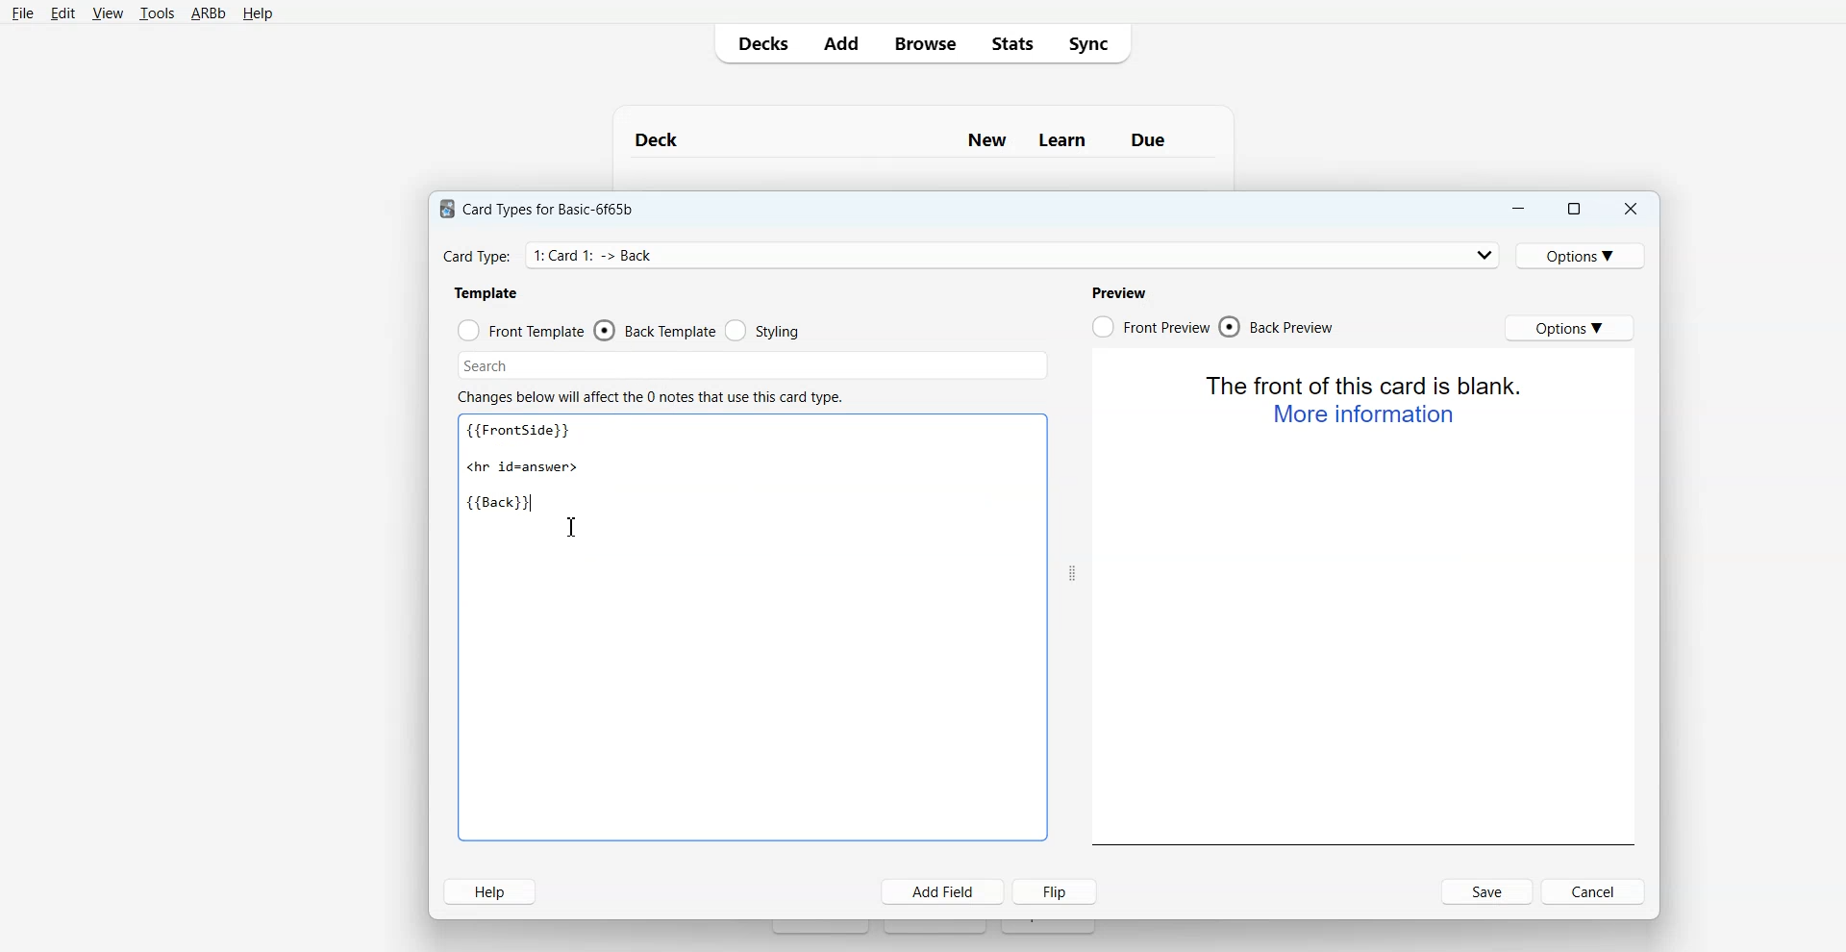 The height and width of the screenshot is (952, 1846). Describe the element at coordinates (486, 292) in the screenshot. I see `Text 2` at that location.